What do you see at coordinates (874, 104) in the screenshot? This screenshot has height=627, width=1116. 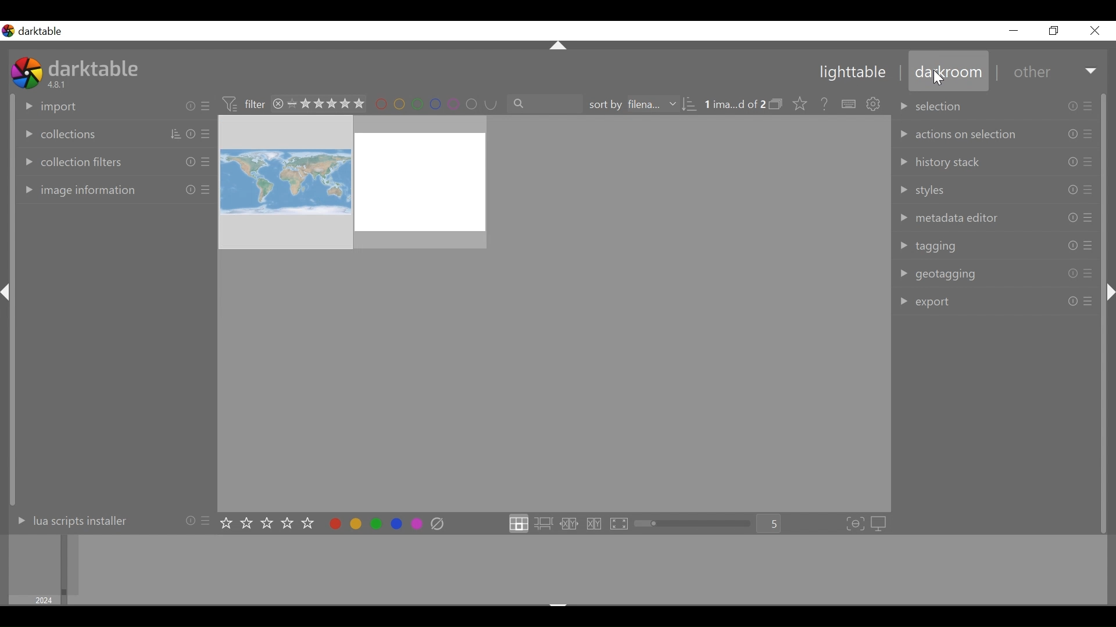 I see `settings` at bounding box center [874, 104].